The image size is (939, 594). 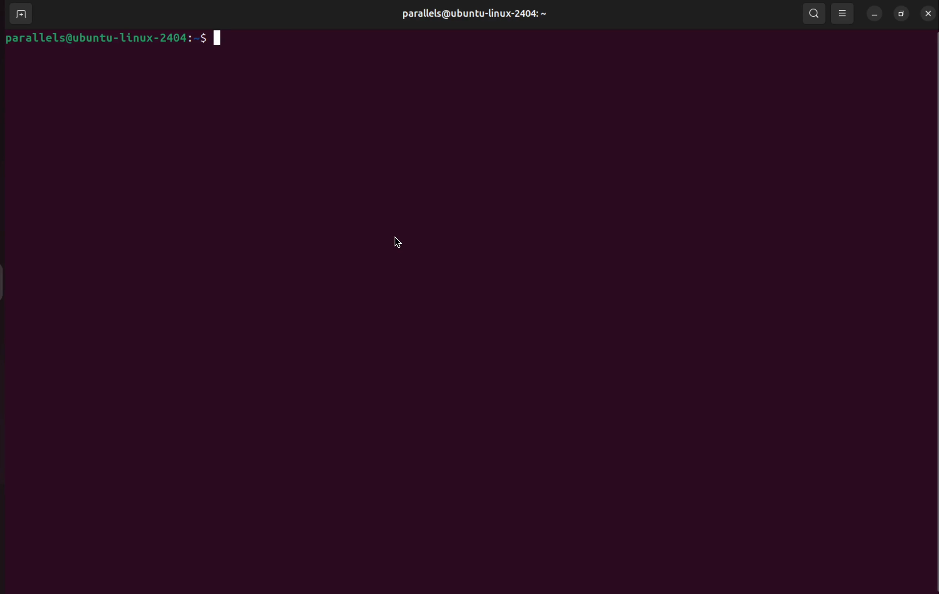 What do you see at coordinates (19, 14) in the screenshot?
I see `add terminal` at bounding box center [19, 14].